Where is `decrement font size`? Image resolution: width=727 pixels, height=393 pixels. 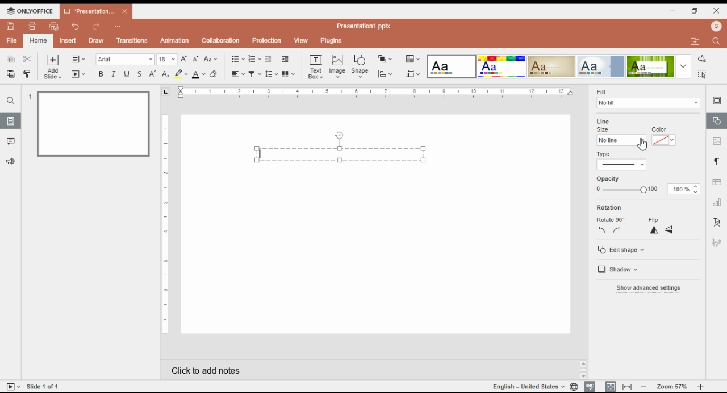 decrement font size is located at coordinates (196, 58).